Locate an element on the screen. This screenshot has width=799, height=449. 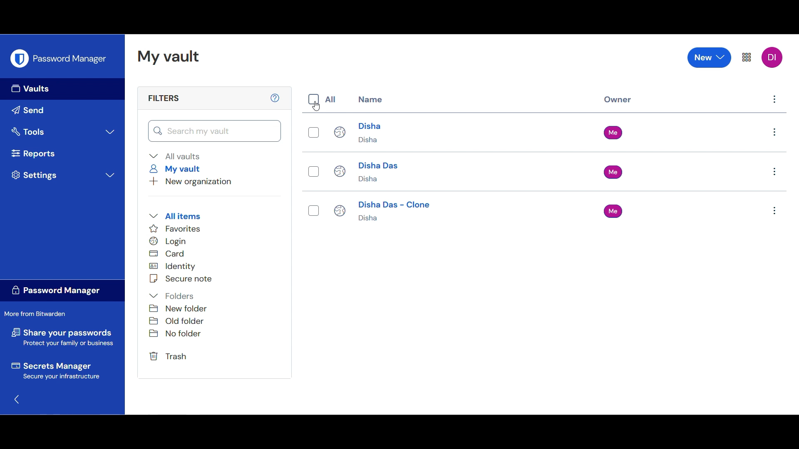
Collapse folders is located at coordinates (173, 296).